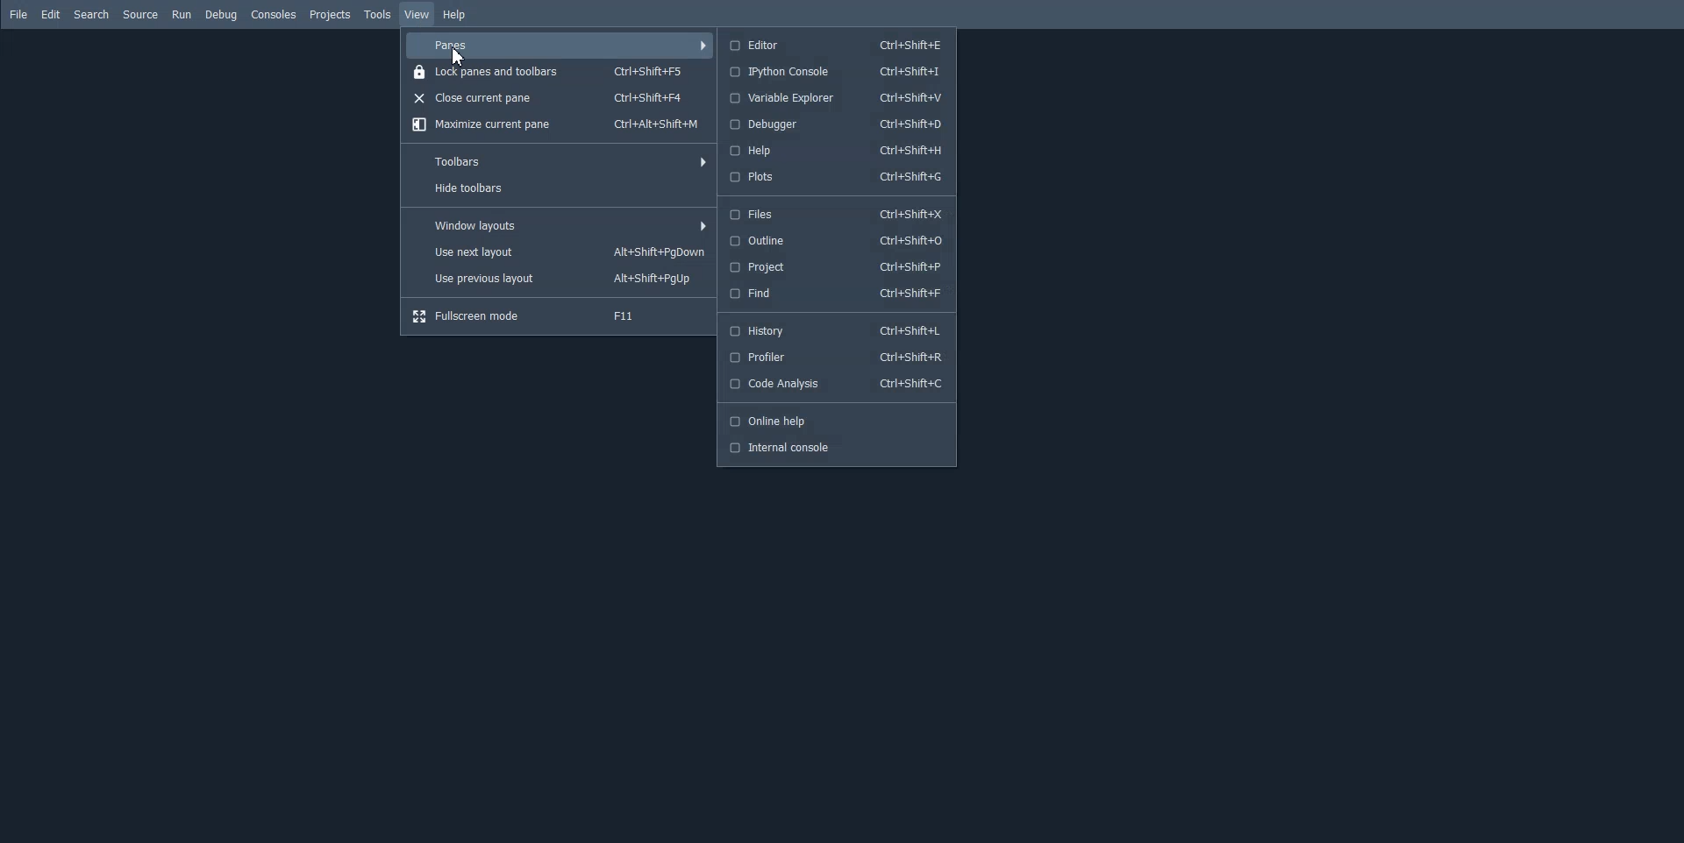 The width and height of the screenshot is (1684, 843). What do you see at coordinates (140, 15) in the screenshot?
I see `Source` at bounding box center [140, 15].